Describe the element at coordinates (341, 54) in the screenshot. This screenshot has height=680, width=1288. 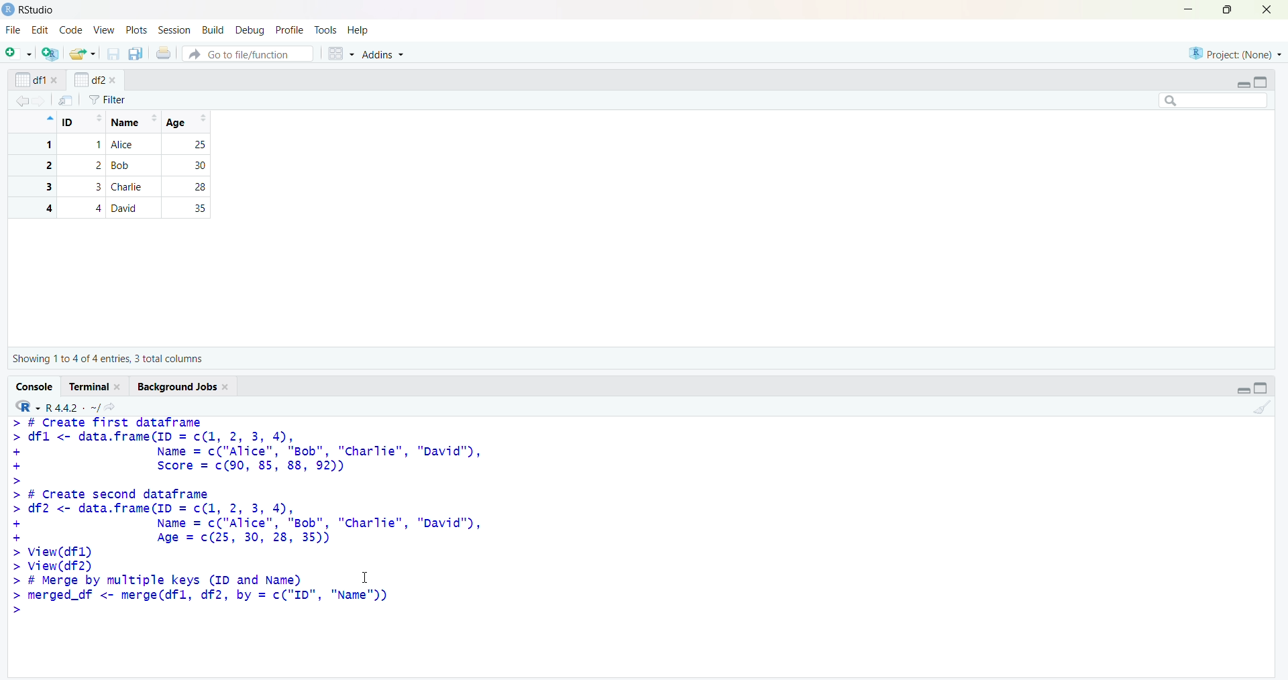
I see `grid` at that location.